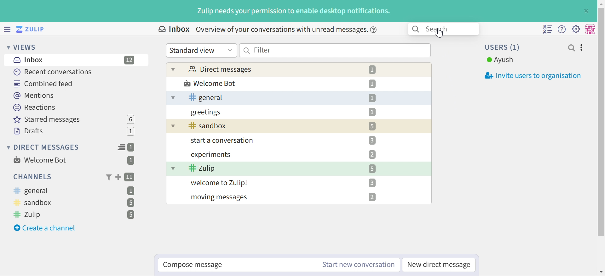  Describe the element at coordinates (121, 147) in the screenshot. I see `Direct message feed` at that location.